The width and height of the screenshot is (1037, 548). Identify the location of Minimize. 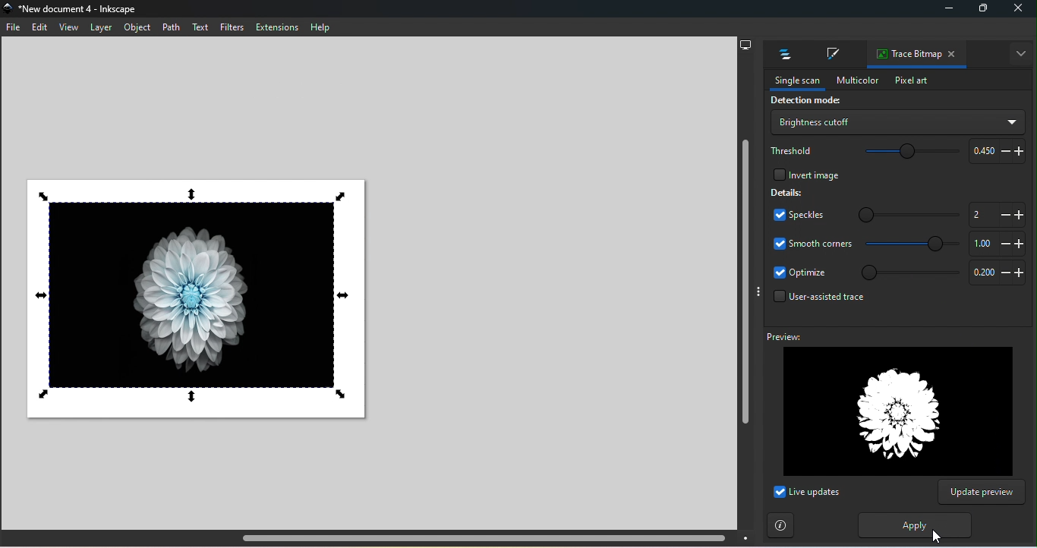
(946, 11).